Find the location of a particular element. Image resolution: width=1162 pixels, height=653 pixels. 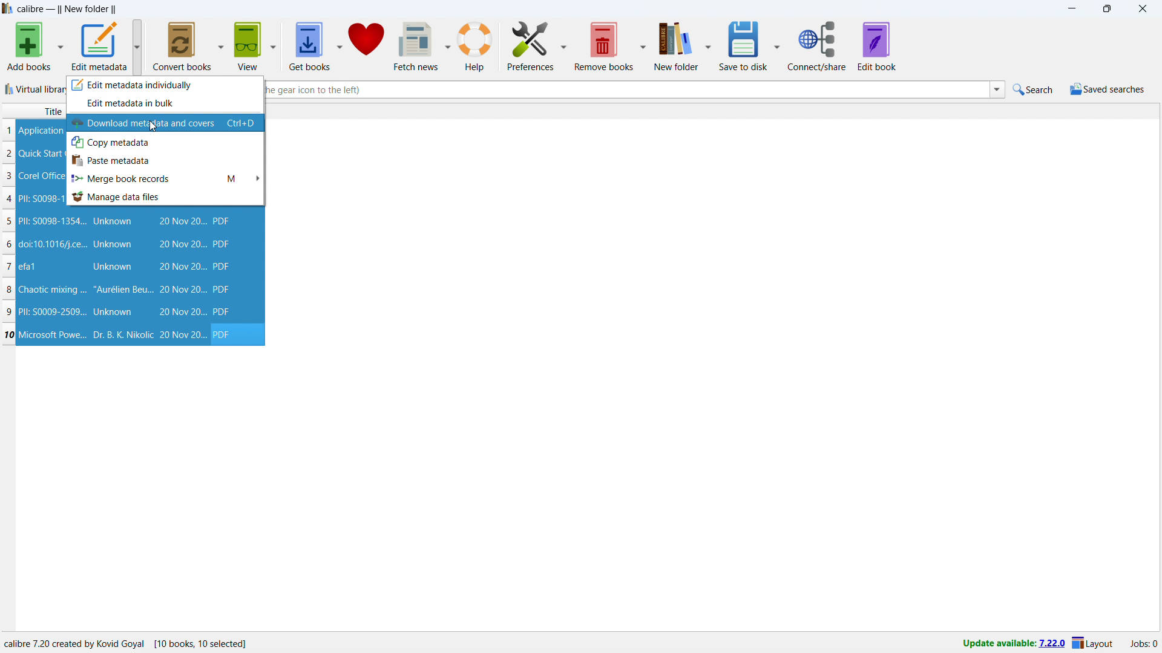

20 Nov 20... is located at coordinates (181, 290).